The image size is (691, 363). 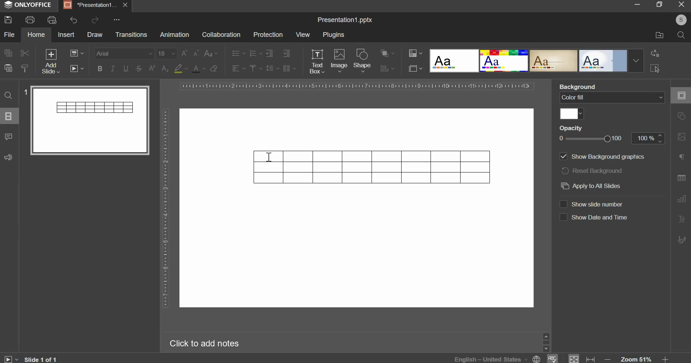 What do you see at coordinates (9, 34) in the screenshot?
I see `file` at bounding box center [9, 34].